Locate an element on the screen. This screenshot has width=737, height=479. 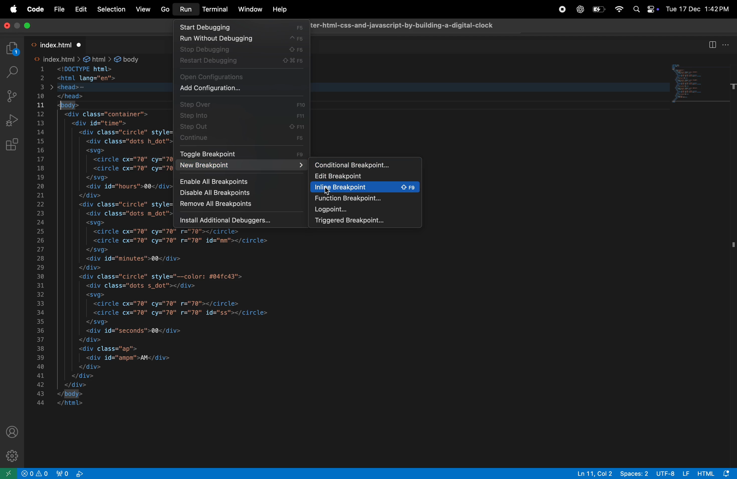
3 index.html — master-html-css-and-javascript-by-building-a-digital-clock is located at coordinates (404, 24).